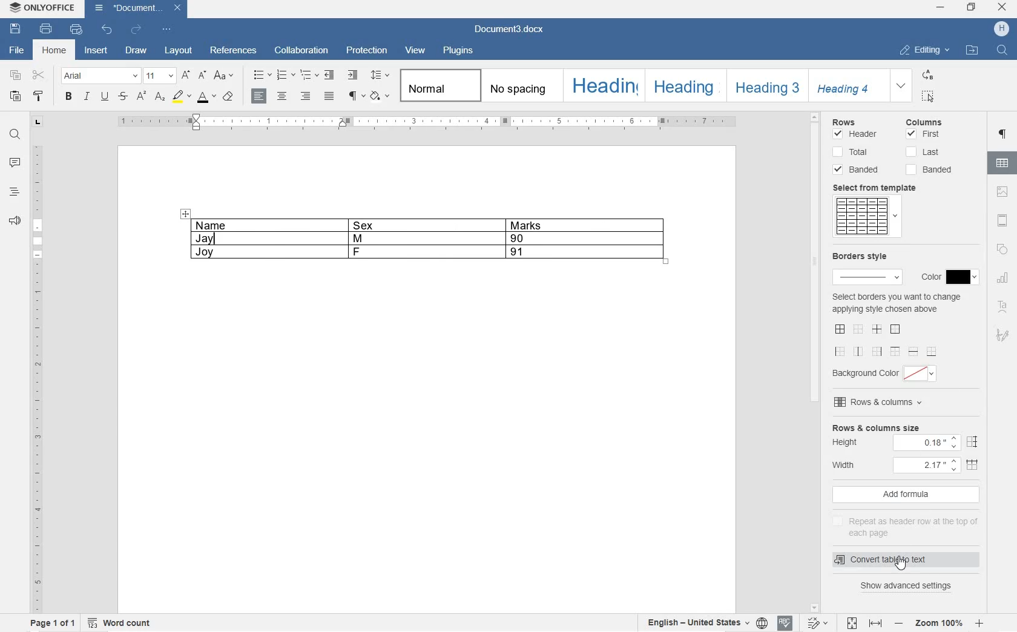  Describe the element at coordinates (352, 74) in the screenshot. I see `INCREASE INDENT` at that location.